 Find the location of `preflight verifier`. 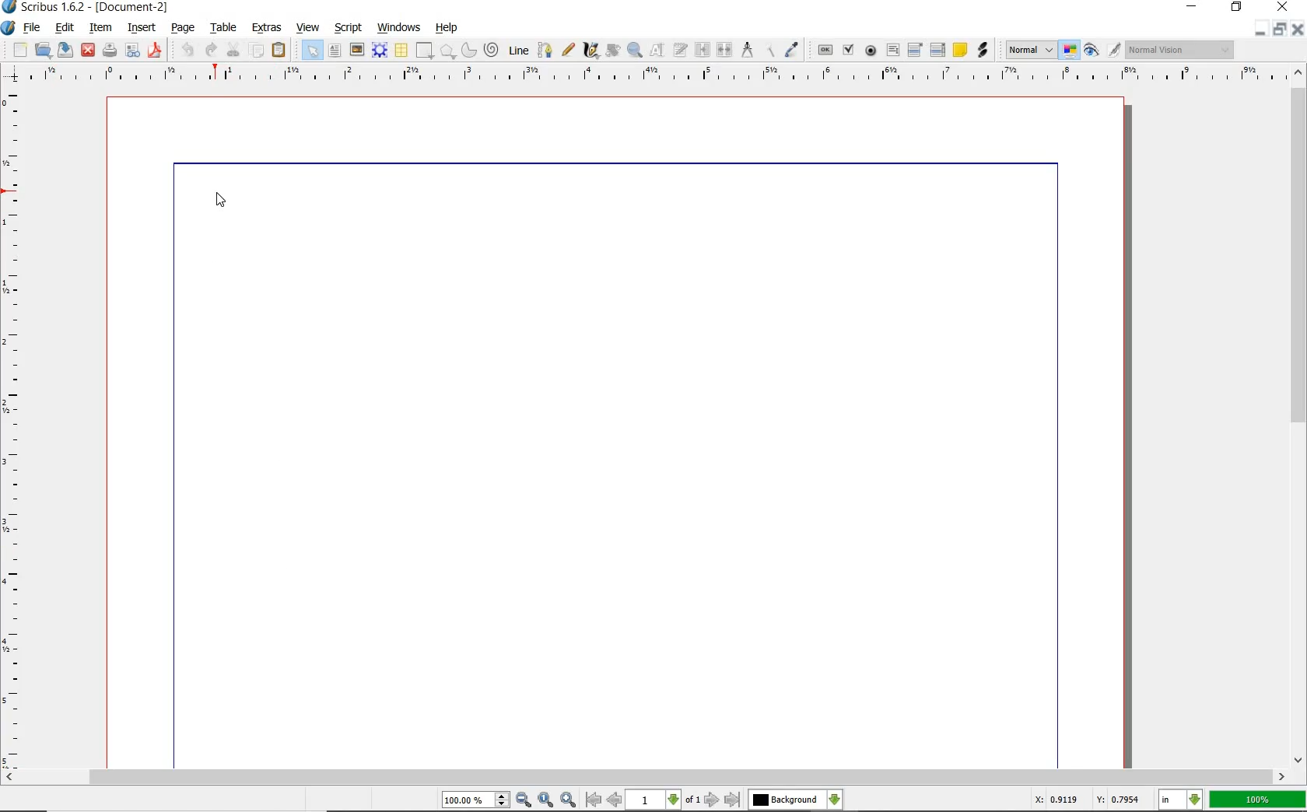

preflight verifier is located at coordinates (134, 51).